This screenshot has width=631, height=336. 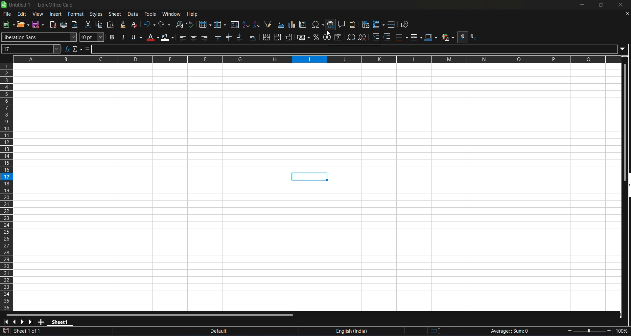 I want to click on find and replace, so click(x=180, y=25).